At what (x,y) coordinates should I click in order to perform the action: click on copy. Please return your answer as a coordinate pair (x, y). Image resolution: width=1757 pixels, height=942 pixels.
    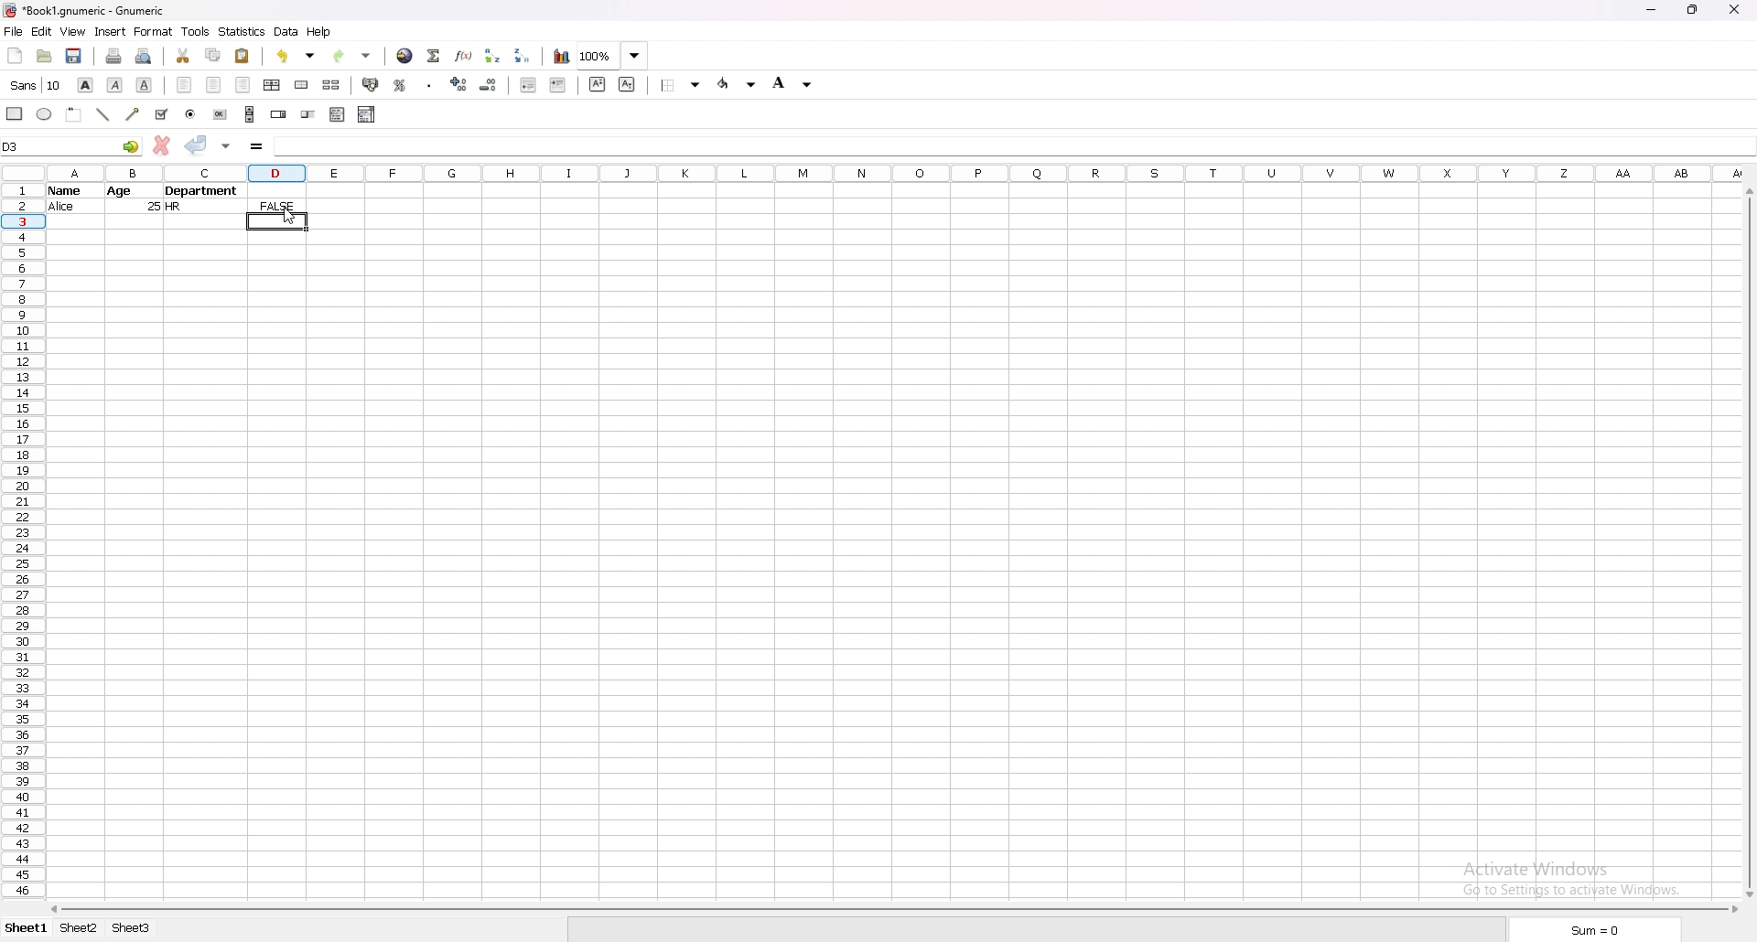
    Looking at the image, I should click on (213, 55).